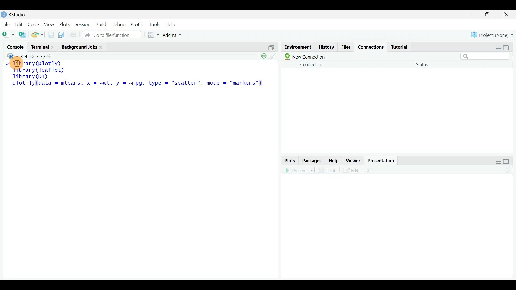  I want to click on New file, so click(8, 34).